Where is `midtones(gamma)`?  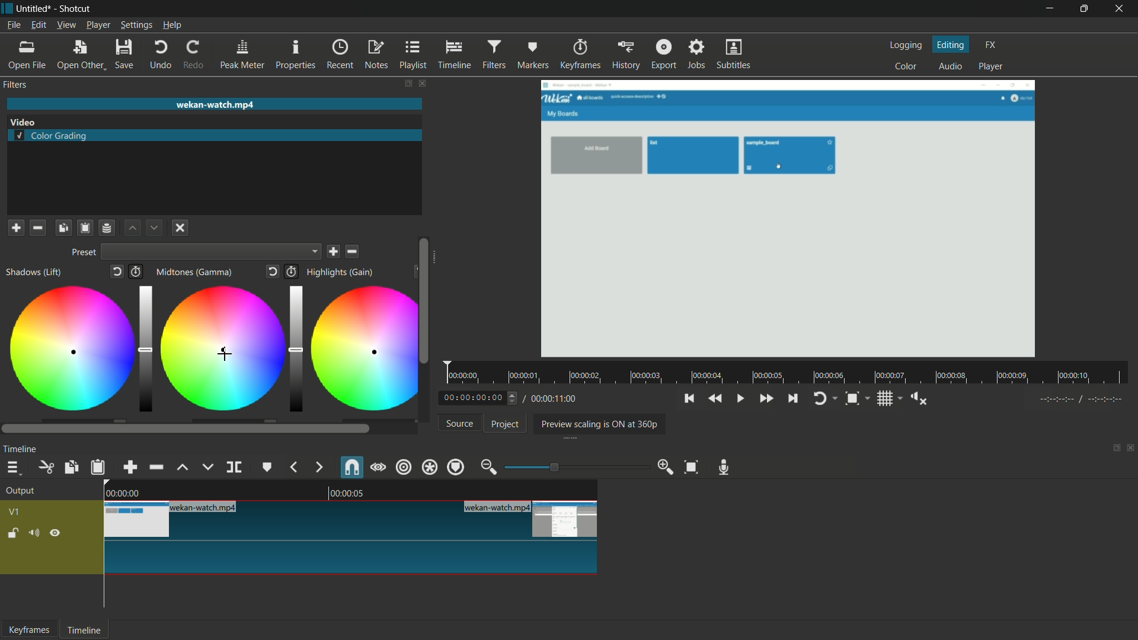
midtones(gamma) is located at coordinates (194, 272).